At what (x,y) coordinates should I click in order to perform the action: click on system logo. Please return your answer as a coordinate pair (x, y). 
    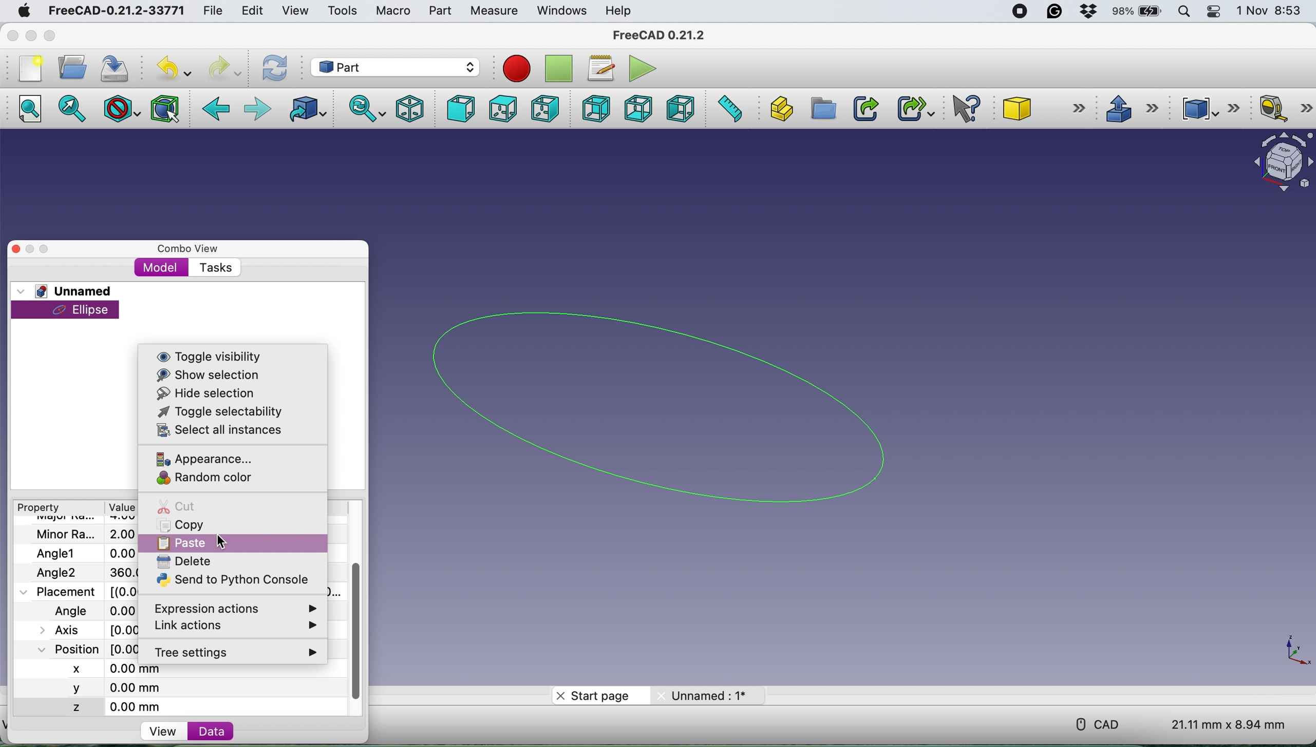
    Looking at the image, I should click on (25, 11).